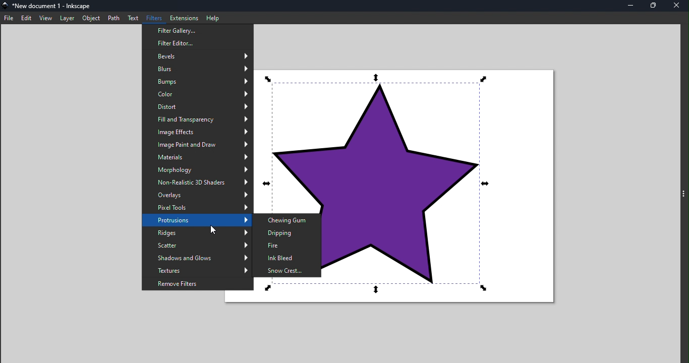 Image resolution: width=689 pixels, height=363 pixels. What do you see at coordinates (197, 144) in the screenshot?
I see `Image Paint and Draw` at bounding box center [197, 144].